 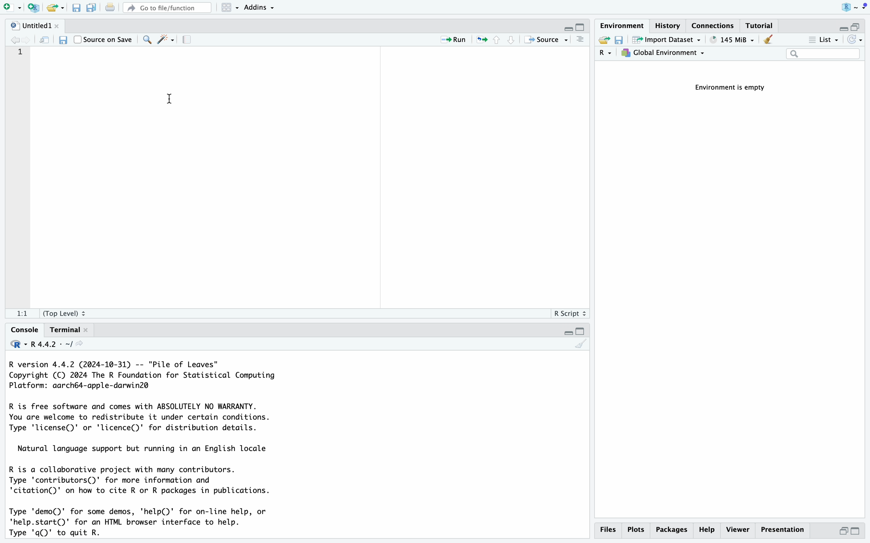 What do you see at coordinates (636, 530) in the screenshot?
I see `plots` at bounding box center [636, 530].